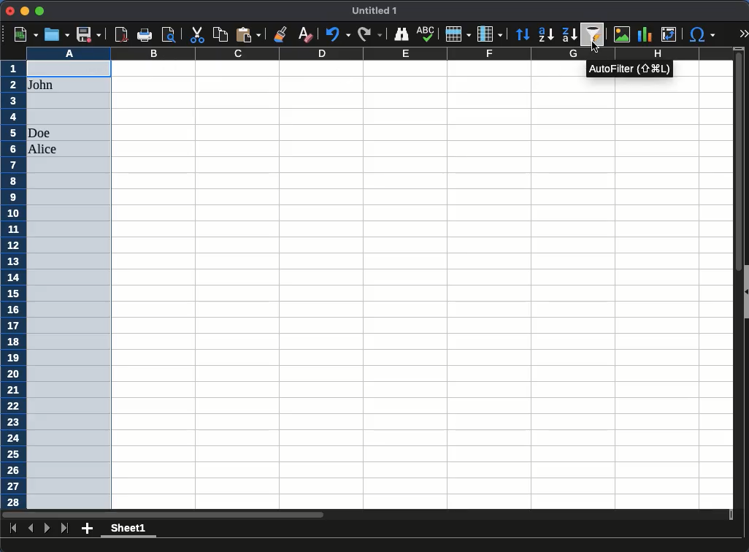 This screenshot has width=749, height=552. Describe the element at coordinates (10, 11) in the screenshot. I see `close` at that location.